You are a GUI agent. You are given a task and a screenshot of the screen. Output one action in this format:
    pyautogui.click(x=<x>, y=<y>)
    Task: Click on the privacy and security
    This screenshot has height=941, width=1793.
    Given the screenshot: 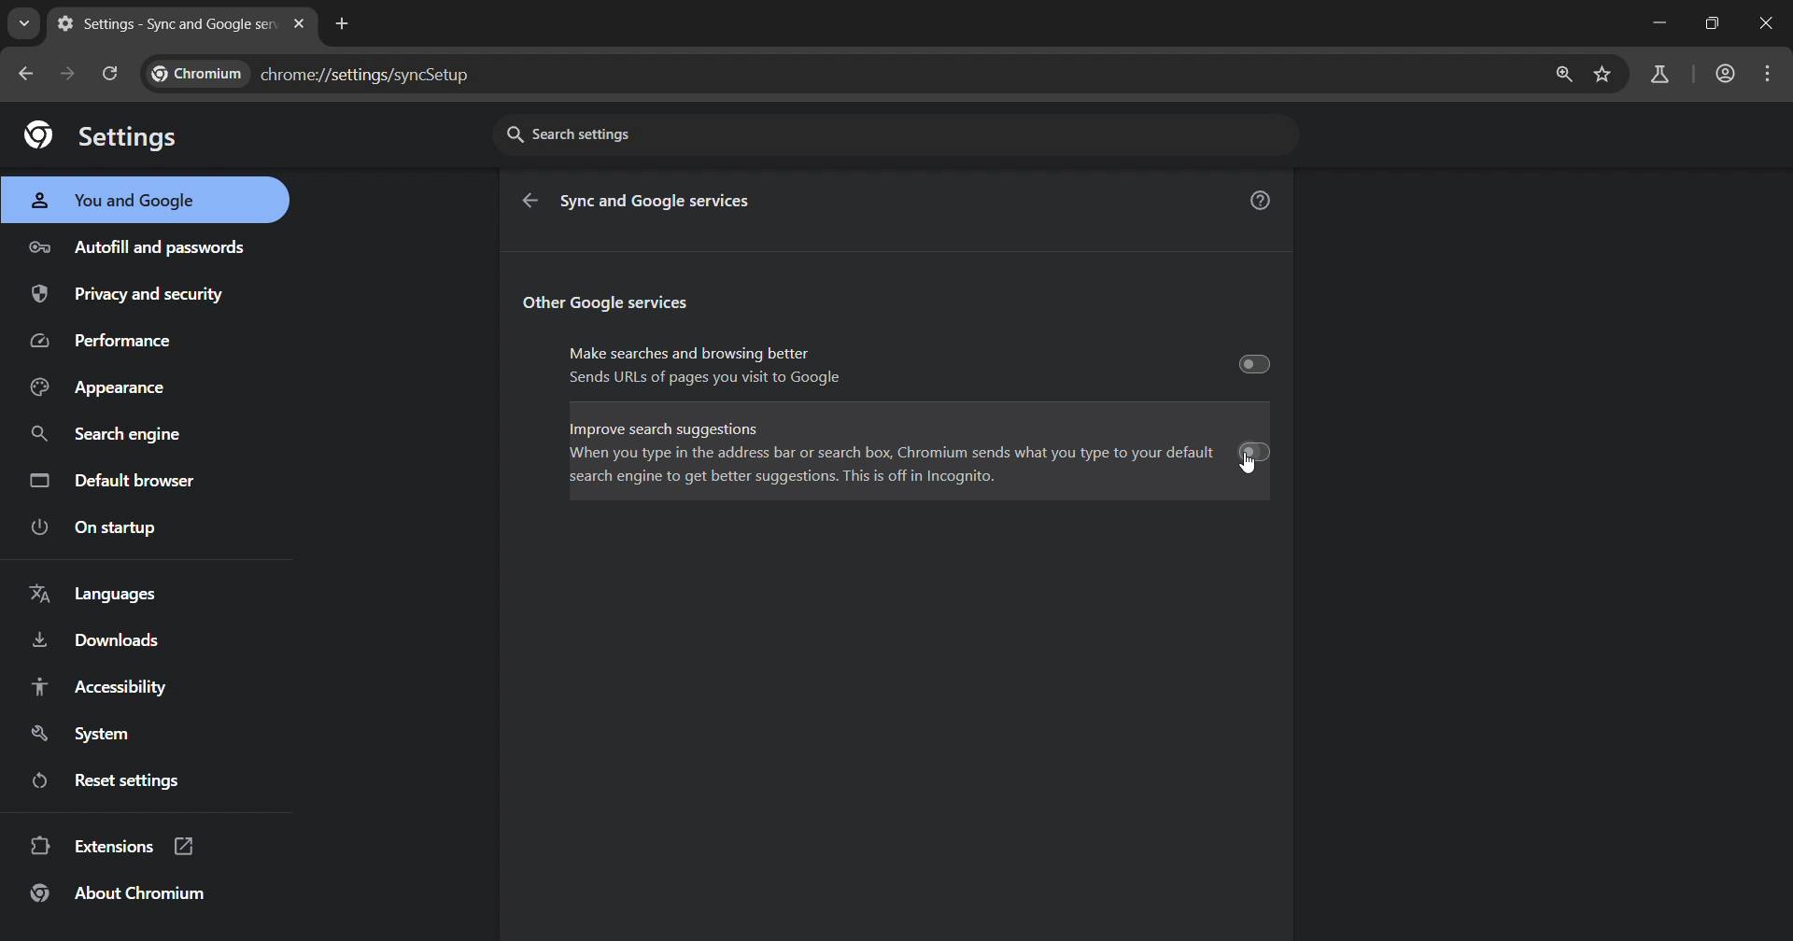 What is the action you would take?
    pyautogui.click(x=124, y=294)
    